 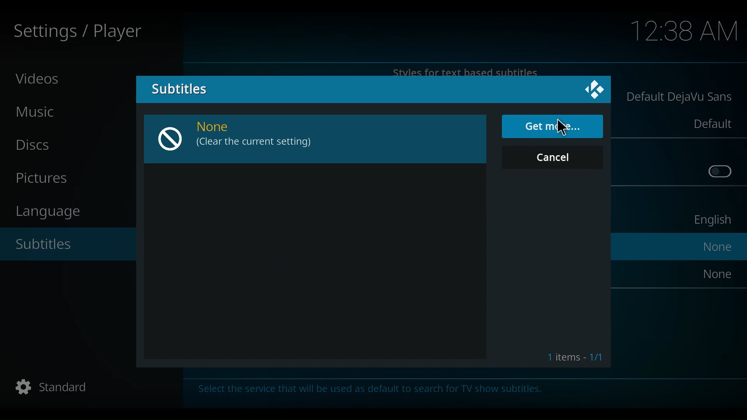 I want to click on Kodi logo, so click(x=592, y=90).